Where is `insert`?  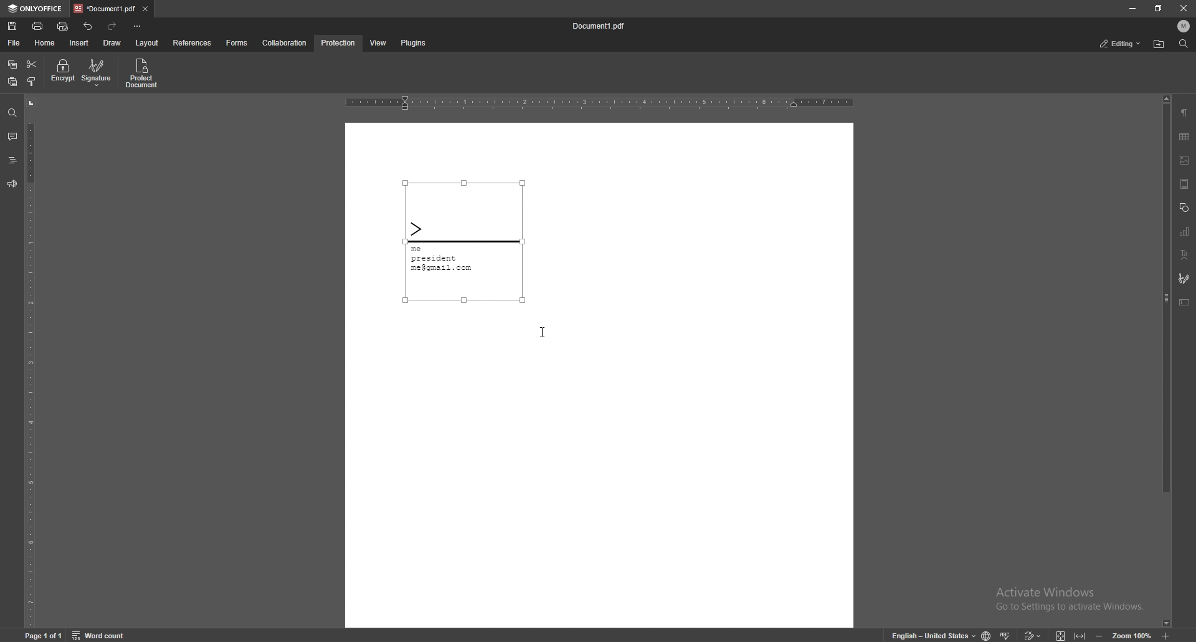
insert is located at coordinates (80, 43).